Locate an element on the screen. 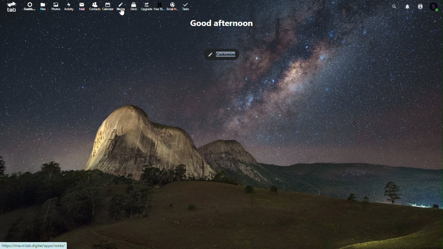 This screenshot has width=443, height=249. tab  is located at coordinates (9, 6).